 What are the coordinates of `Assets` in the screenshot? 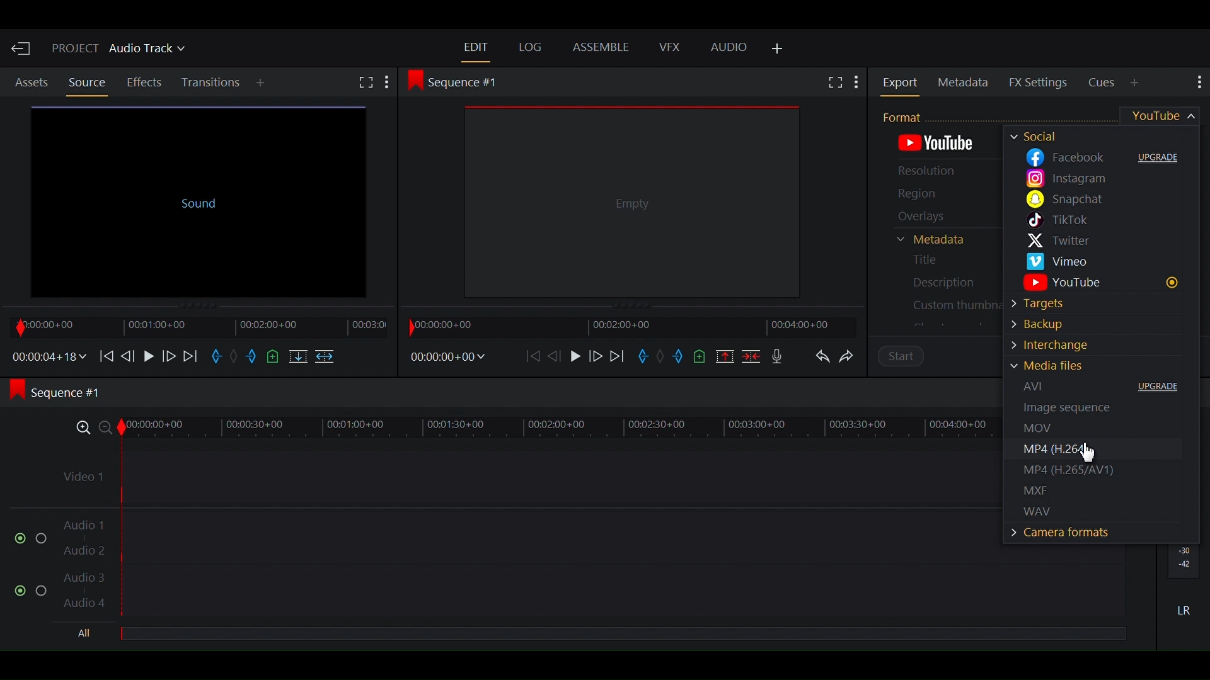 It's located at (32, 83).